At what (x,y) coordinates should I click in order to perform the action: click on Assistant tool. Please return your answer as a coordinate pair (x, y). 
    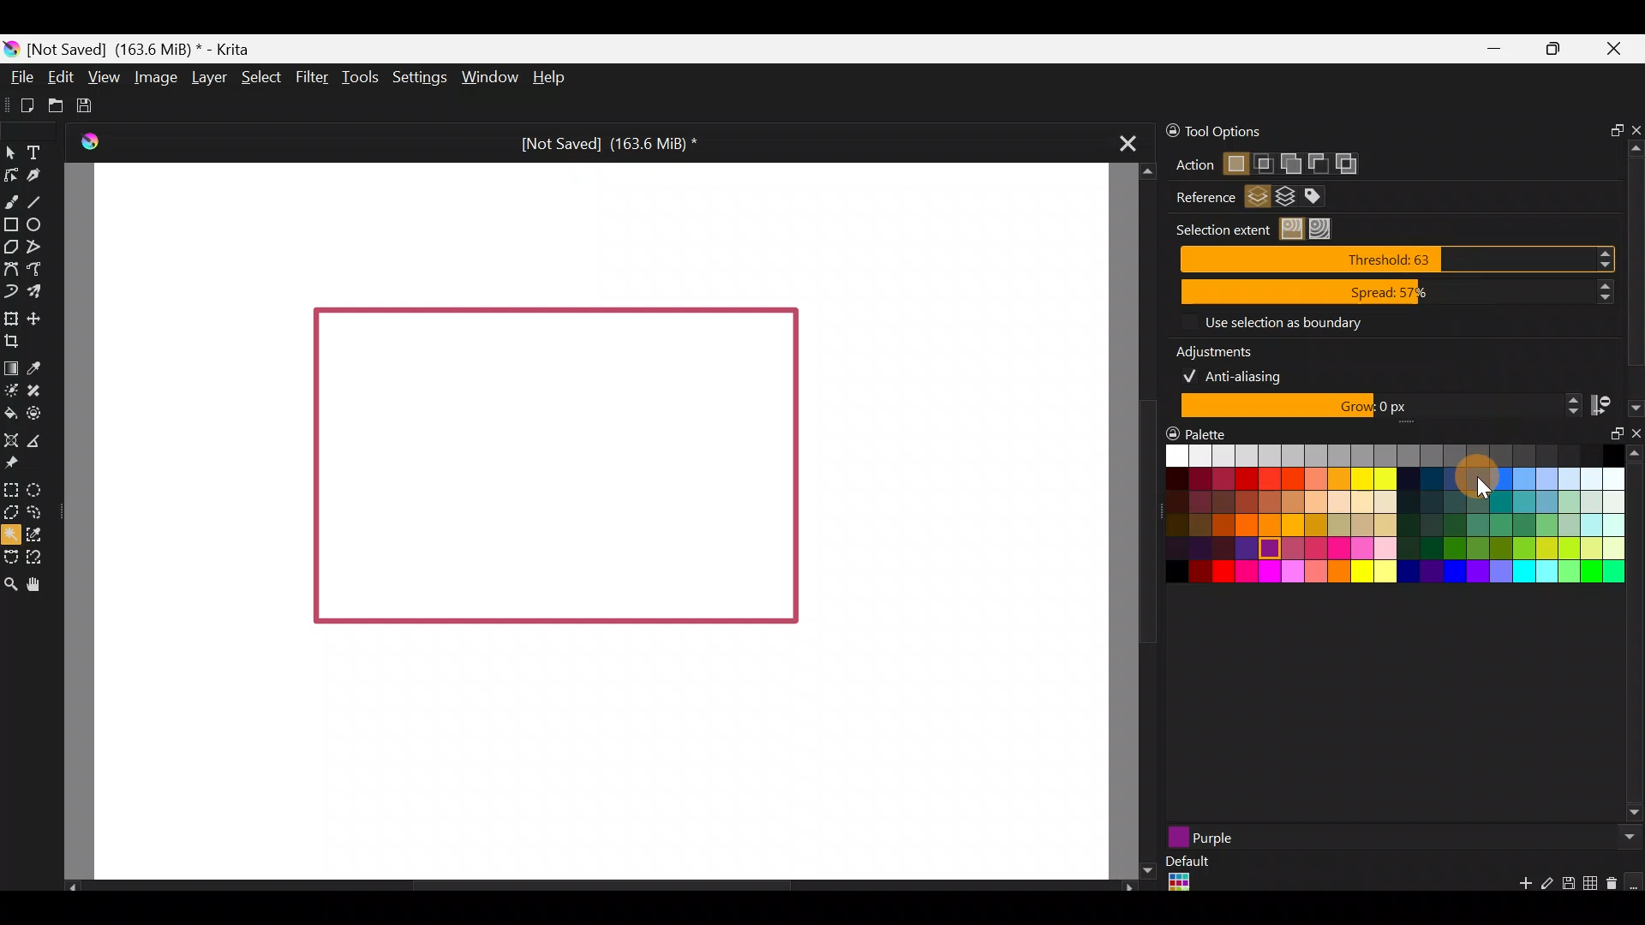
    Looking at the image, I should click on (11, 439).